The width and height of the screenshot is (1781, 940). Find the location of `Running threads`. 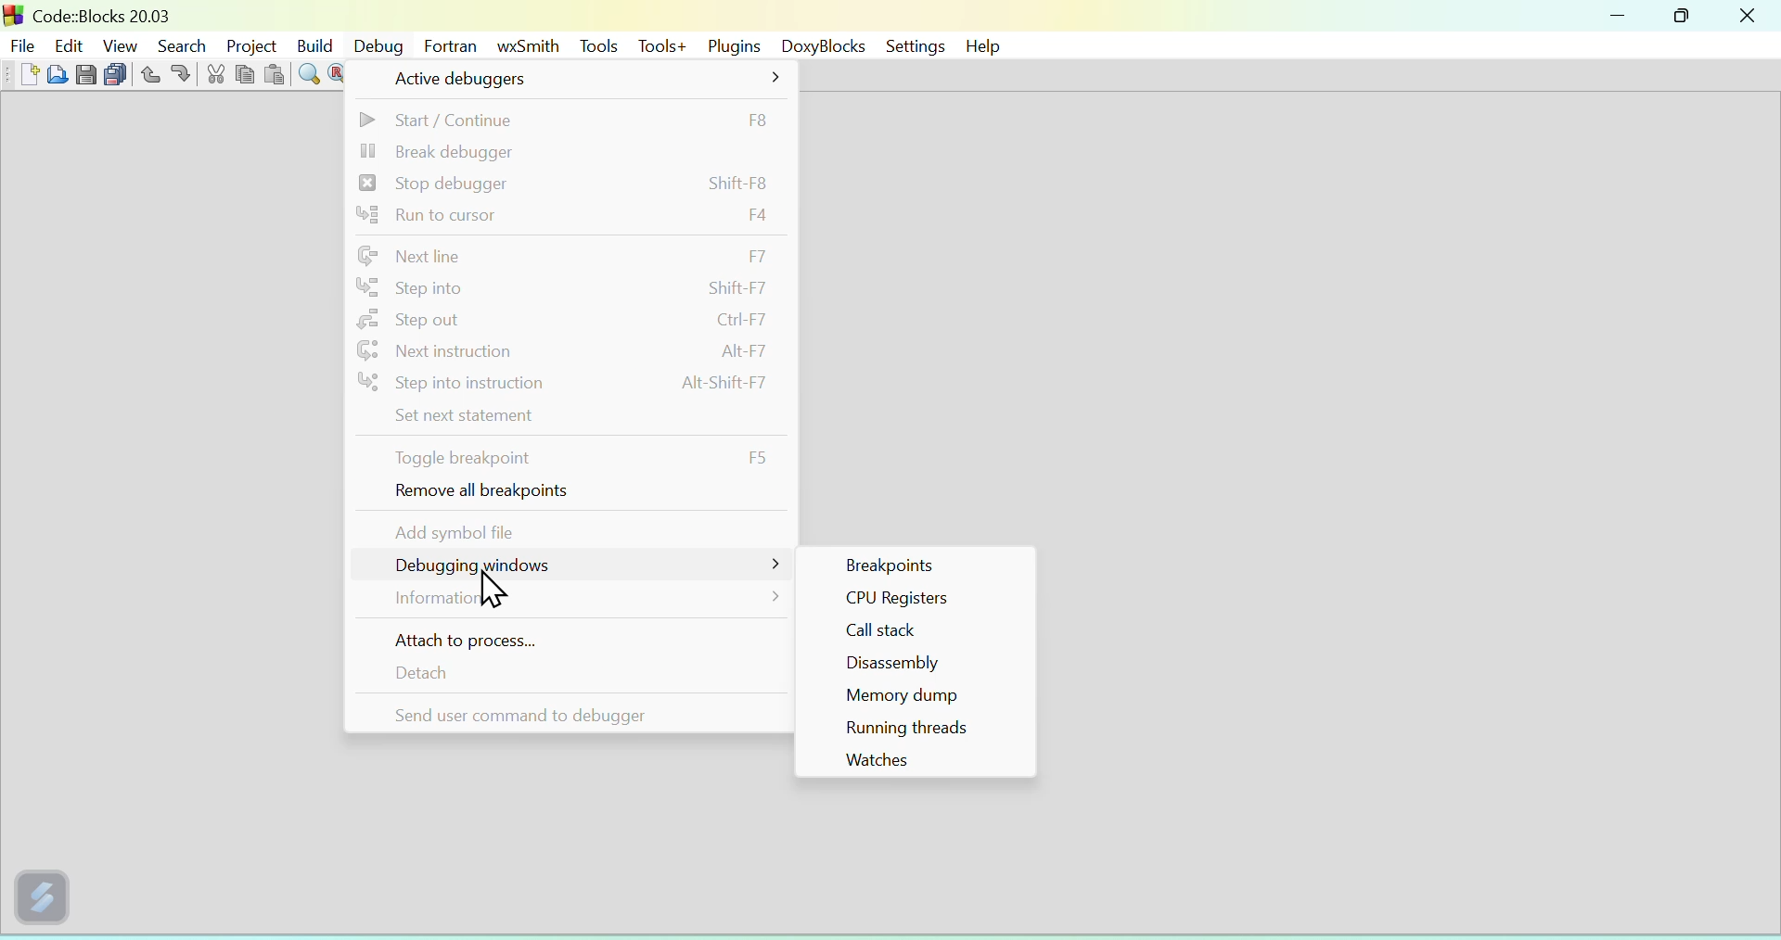

Running threads is located at coordinates (918, 729).